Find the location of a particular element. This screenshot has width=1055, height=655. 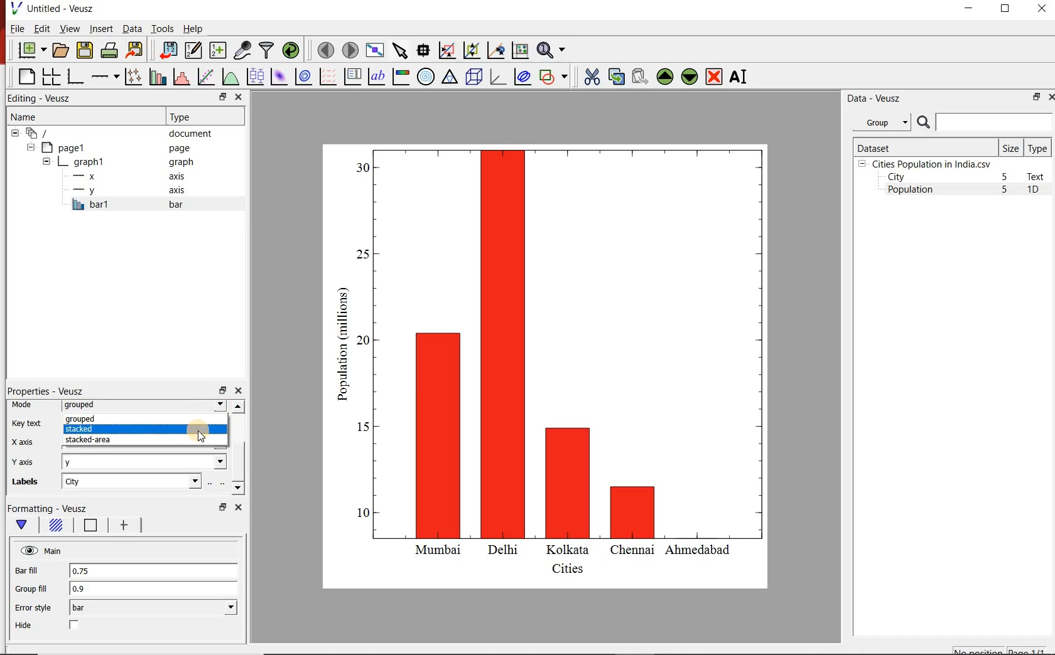

click to zoom out of graph axes is located at coordinates (470, 51).